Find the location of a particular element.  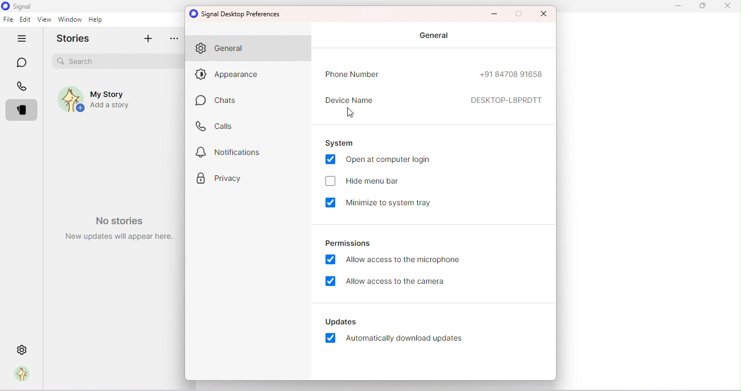

Stories is located at coordinates (22, 113).